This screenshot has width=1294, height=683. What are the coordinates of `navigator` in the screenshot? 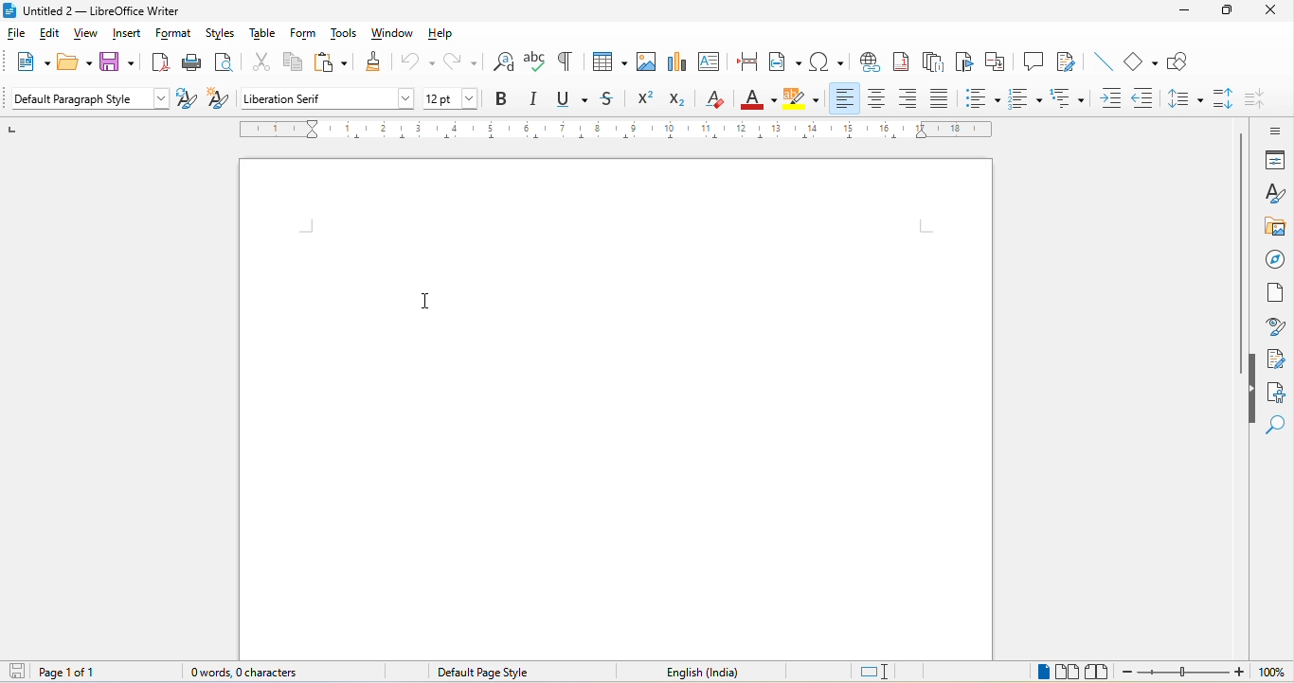 It's located at (1275, 260).